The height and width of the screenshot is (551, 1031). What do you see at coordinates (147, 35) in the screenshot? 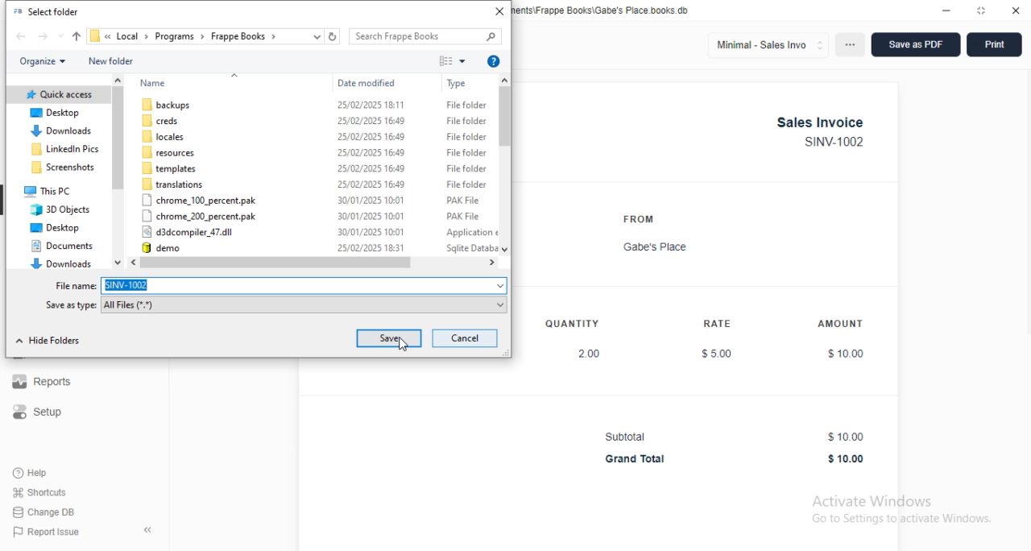
I see `drop down` at bounding box center [147, 35].